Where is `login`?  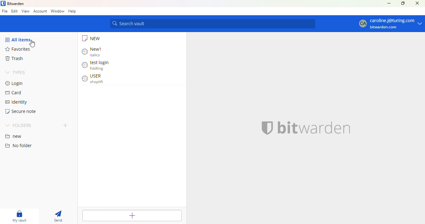
login is located at coordinates (15, 83).